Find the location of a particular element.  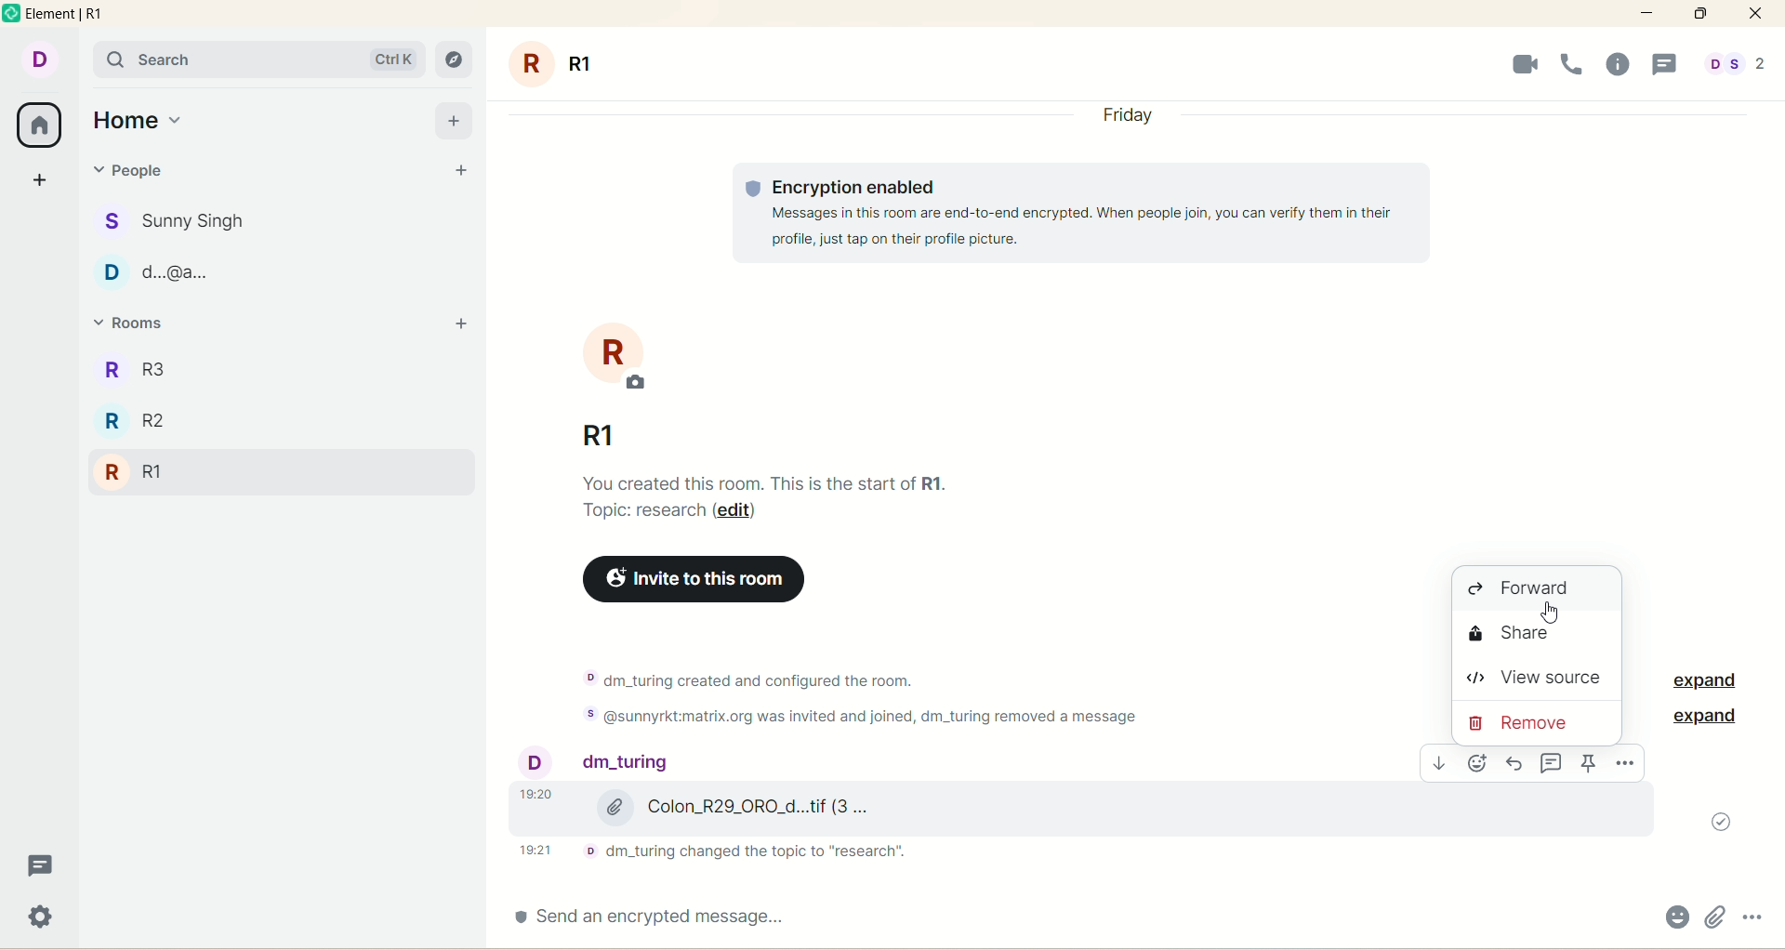

add is located at coordinates (454, 119).